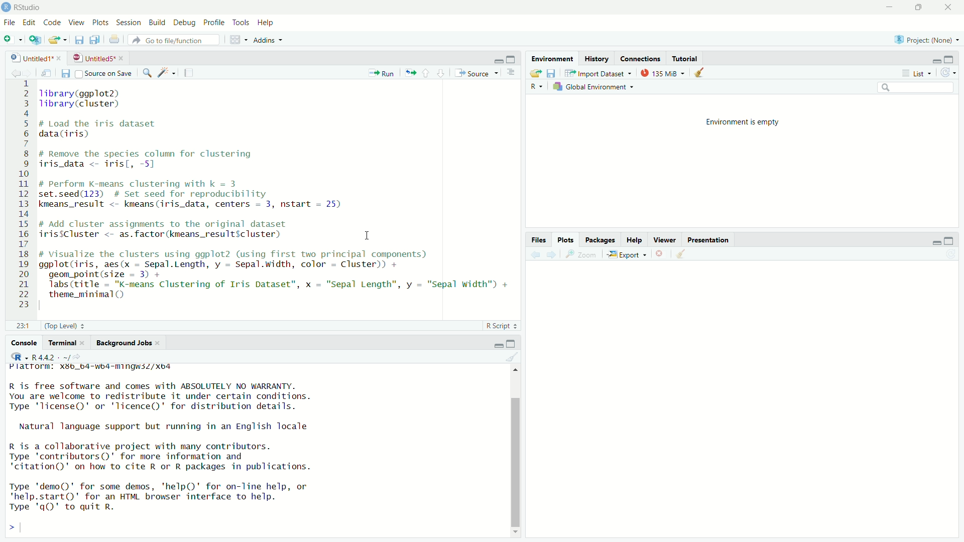 The height and width of the screenshot is (542, 964). I want to click on close, so click(949, 8).